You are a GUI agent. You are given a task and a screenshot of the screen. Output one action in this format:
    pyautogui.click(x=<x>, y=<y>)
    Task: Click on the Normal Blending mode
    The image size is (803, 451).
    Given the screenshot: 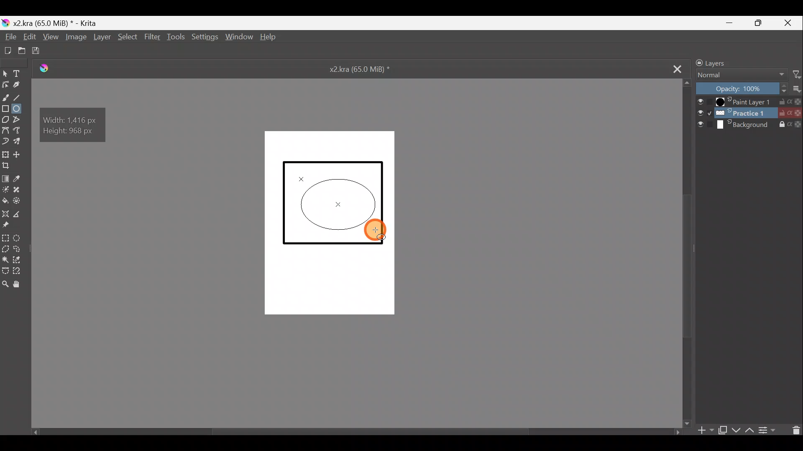 What is the action you would take?
    pyautogui.click(x=741, y=75)
    